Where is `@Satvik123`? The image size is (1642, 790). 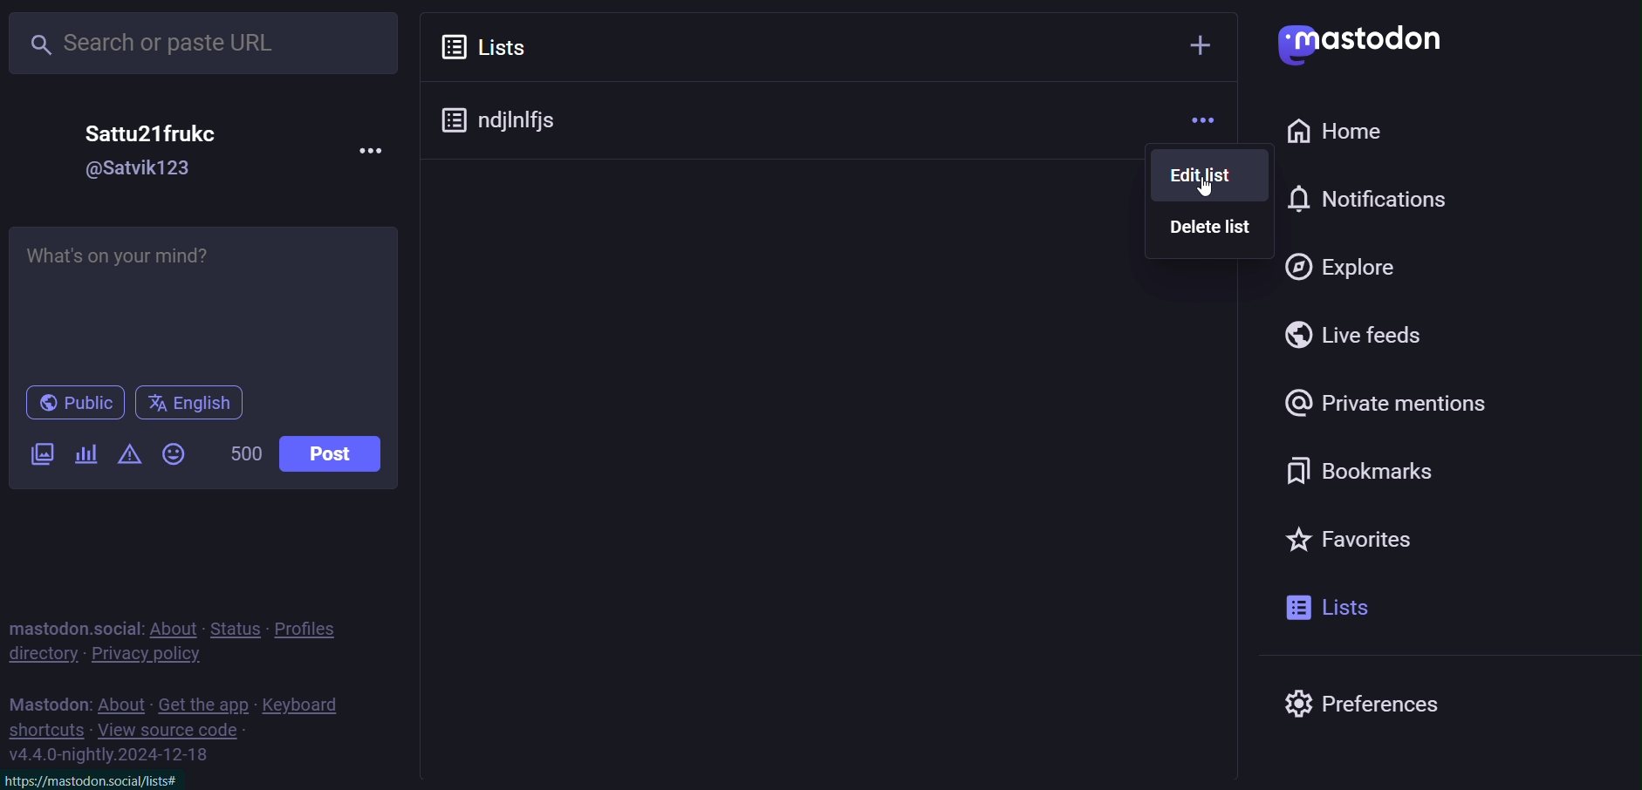
@Satvik123 is located at coordinates (152, 169).